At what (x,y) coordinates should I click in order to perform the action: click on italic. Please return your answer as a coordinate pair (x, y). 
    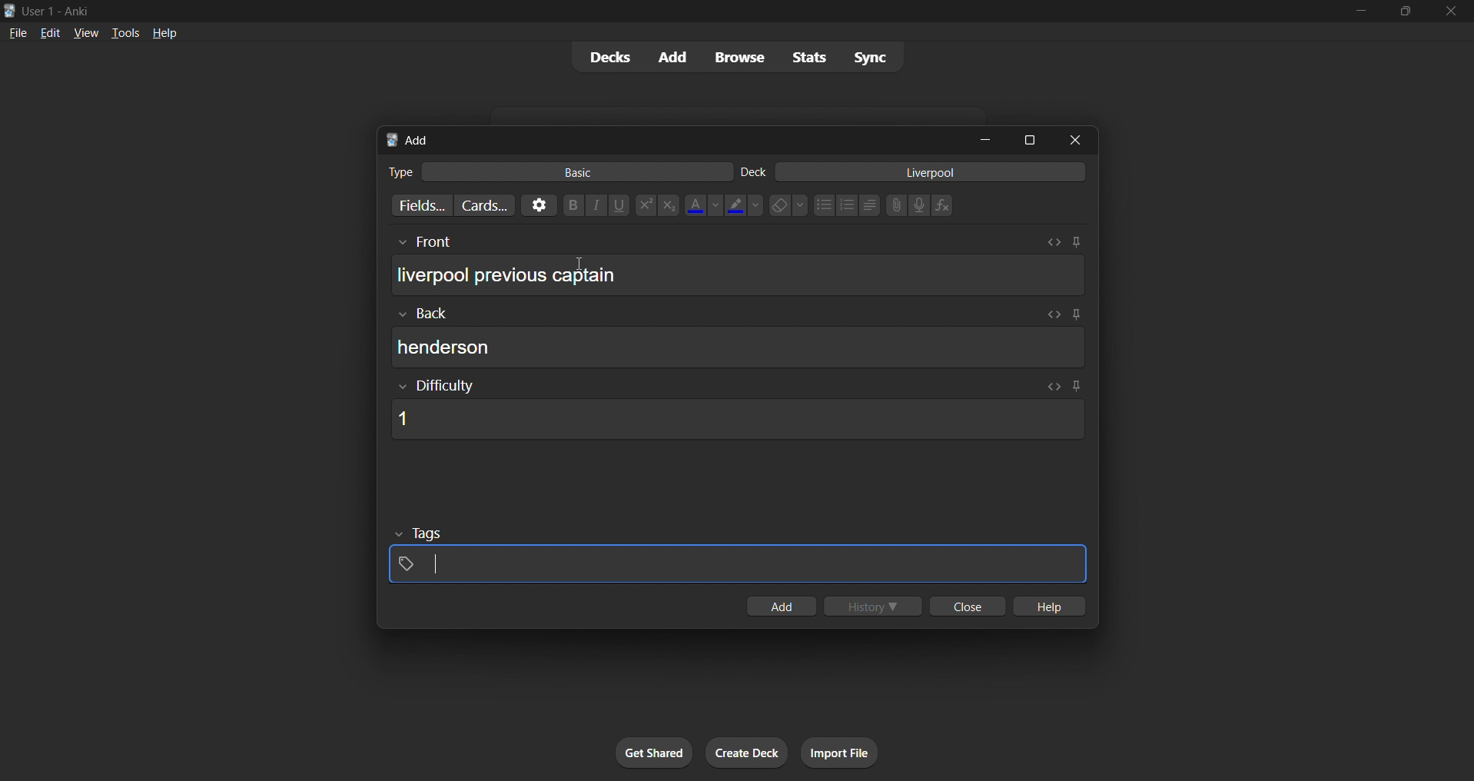
    Looking at the image, I should click on (598, 207).